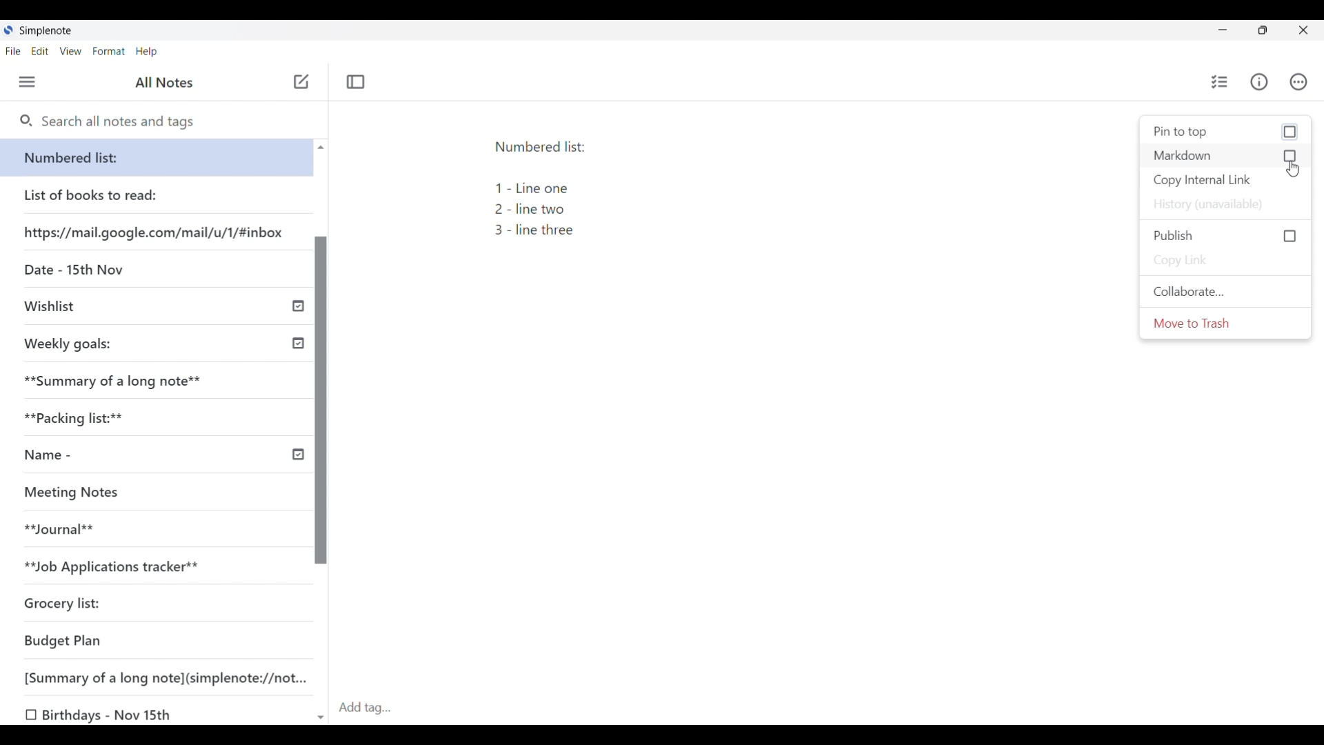 The height and width of the screenshot is (745, 1324). What do you see at coordinates (1225, 323) in the screenshot?
I see `Move current note to trash` at bounding box center [1225, 323].